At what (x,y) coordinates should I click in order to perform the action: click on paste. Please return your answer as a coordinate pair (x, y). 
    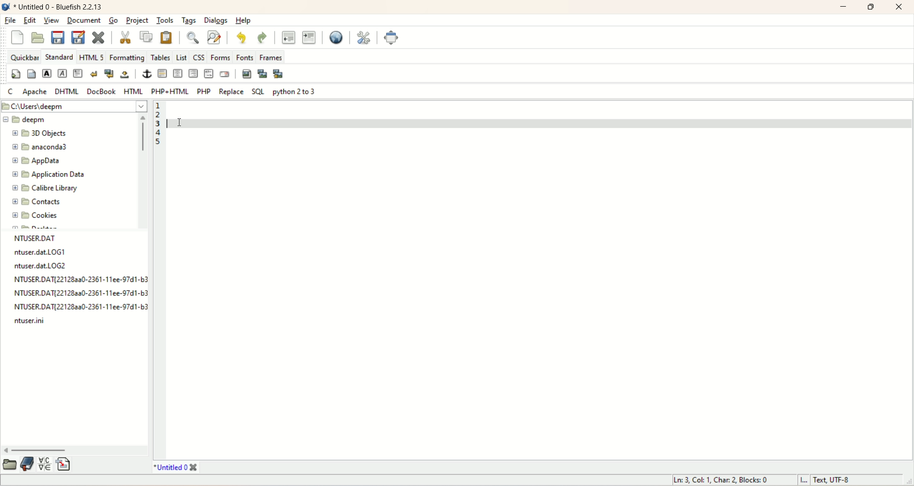
    Looking at the image, I should click on (167, 37).